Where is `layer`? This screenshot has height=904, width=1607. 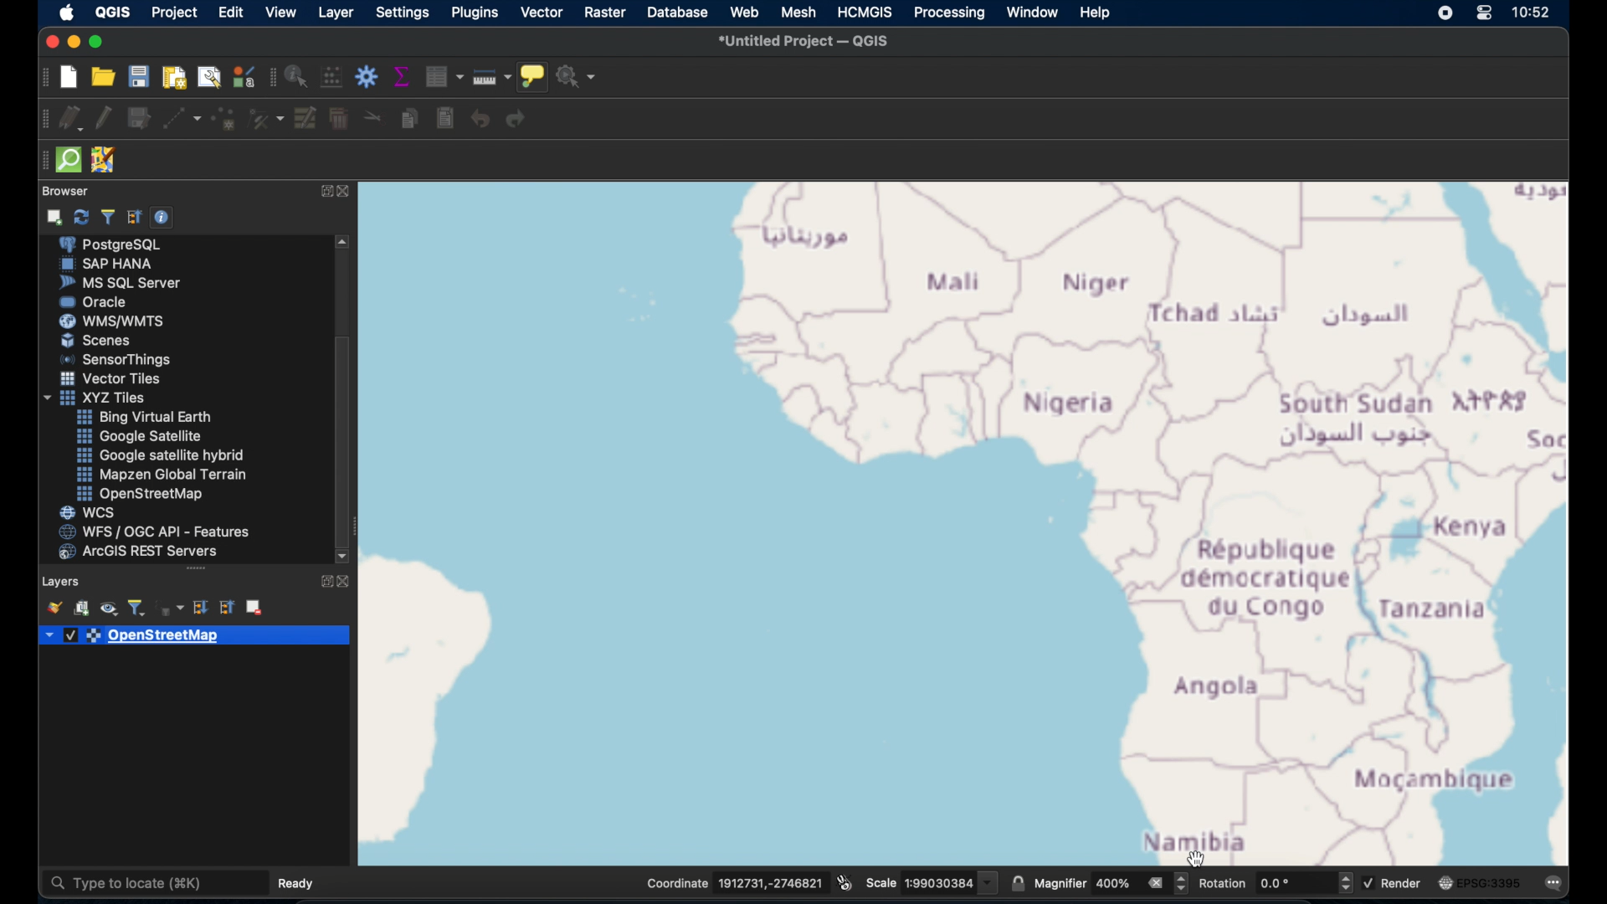 layer is located at coordinates (337, 13).